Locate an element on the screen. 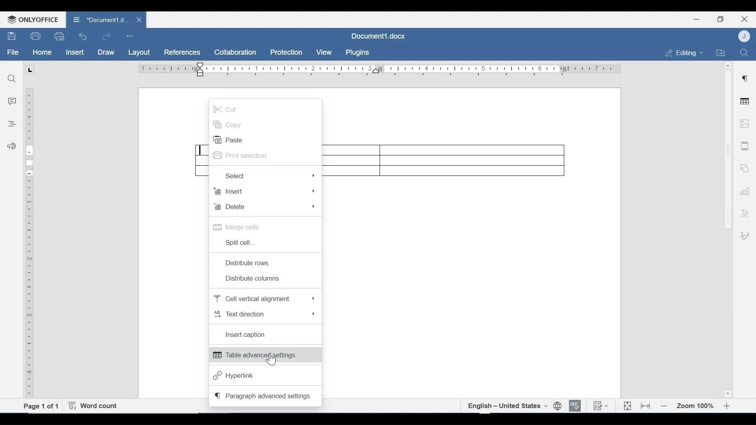 The height and width of the screenshot is (425, 756). Set document language is located at coordinates (558, 406).